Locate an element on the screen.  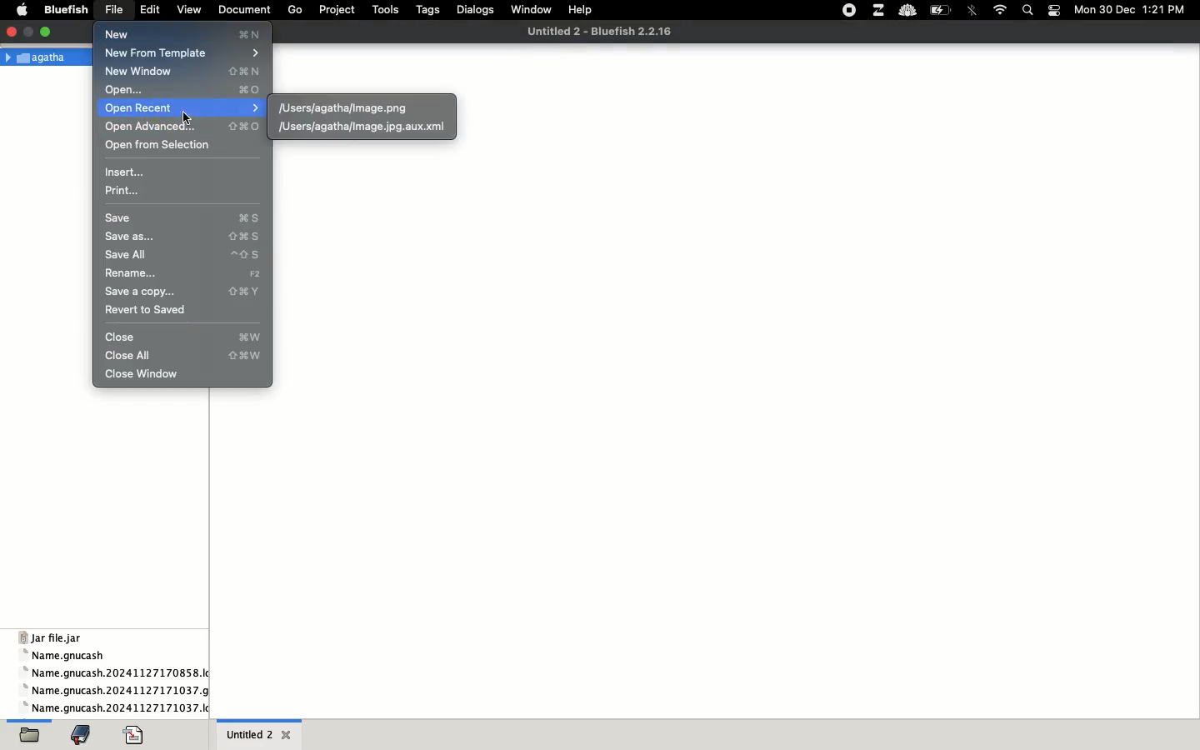
insert is located at coordinates (128, 172).